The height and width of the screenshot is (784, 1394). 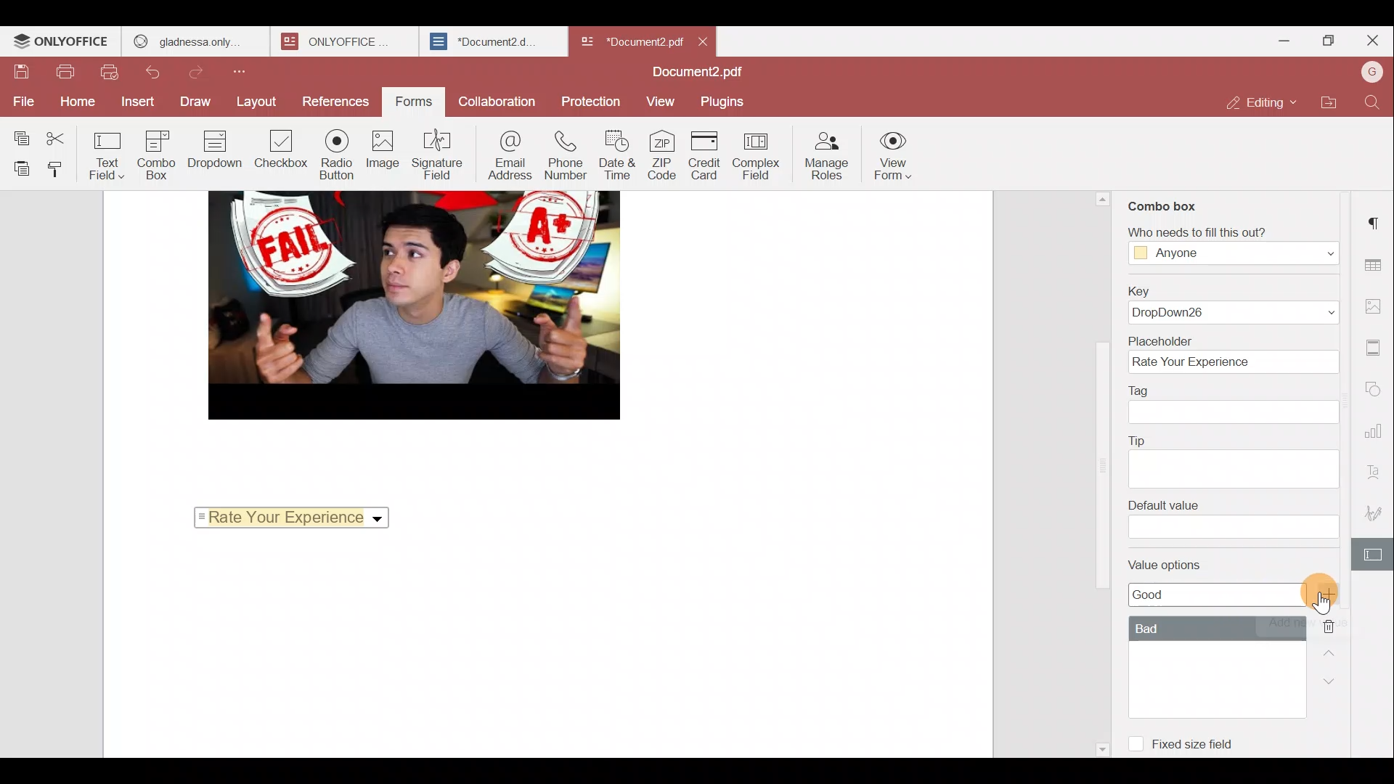 What do you see at coordinates (134, 102) in the screenshot?
I see `Insert` at bounding box center [134, 102].